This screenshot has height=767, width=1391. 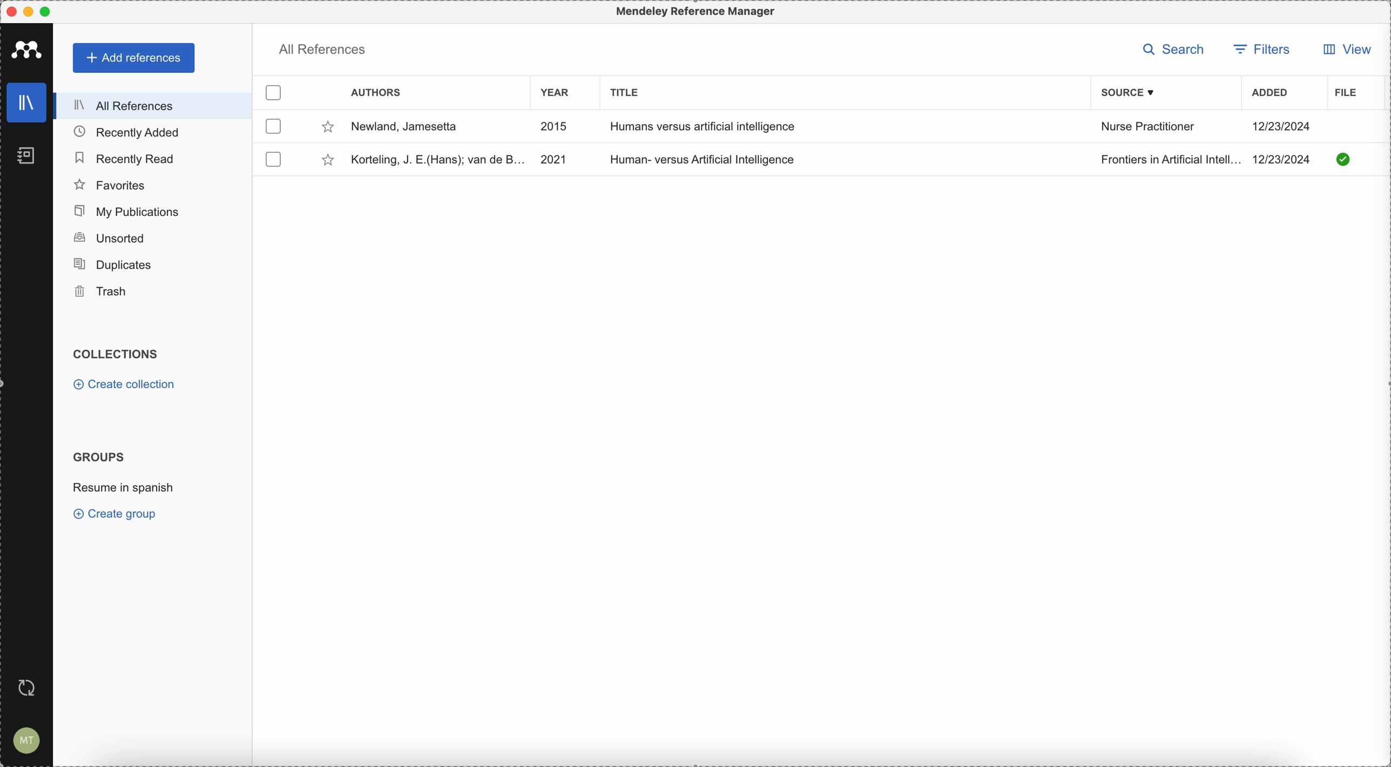 What do you see at coordinates (27, 49) in the screenshot?
I see `Mendeley logo` at bounding box center [27, 49].